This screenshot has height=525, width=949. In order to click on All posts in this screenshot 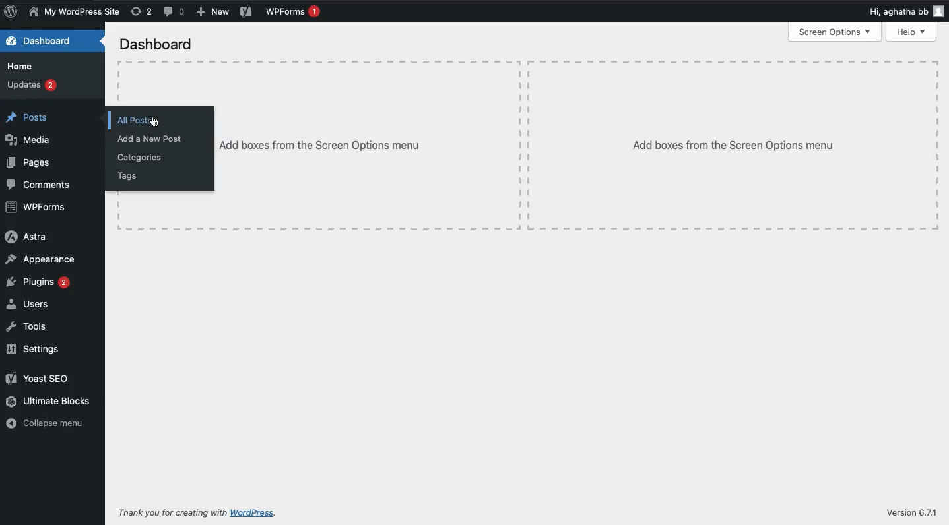, I will do `click(134, 121)`.